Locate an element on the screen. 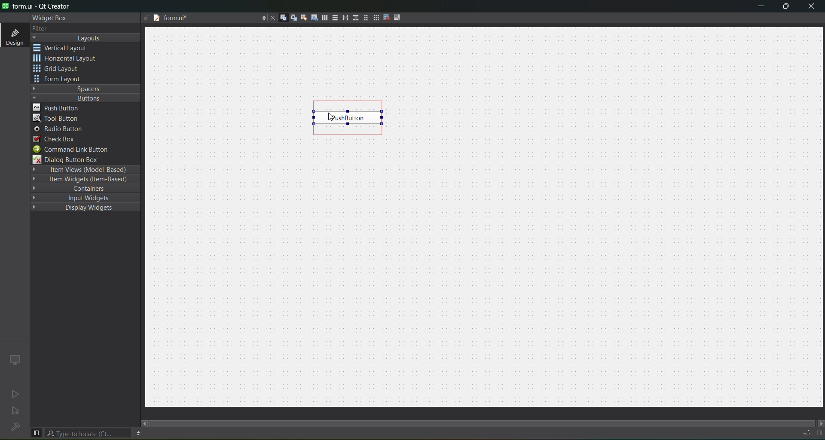 This screenshot has width=825, height=440. horizontal splitter is located at coordinates (344, 19).